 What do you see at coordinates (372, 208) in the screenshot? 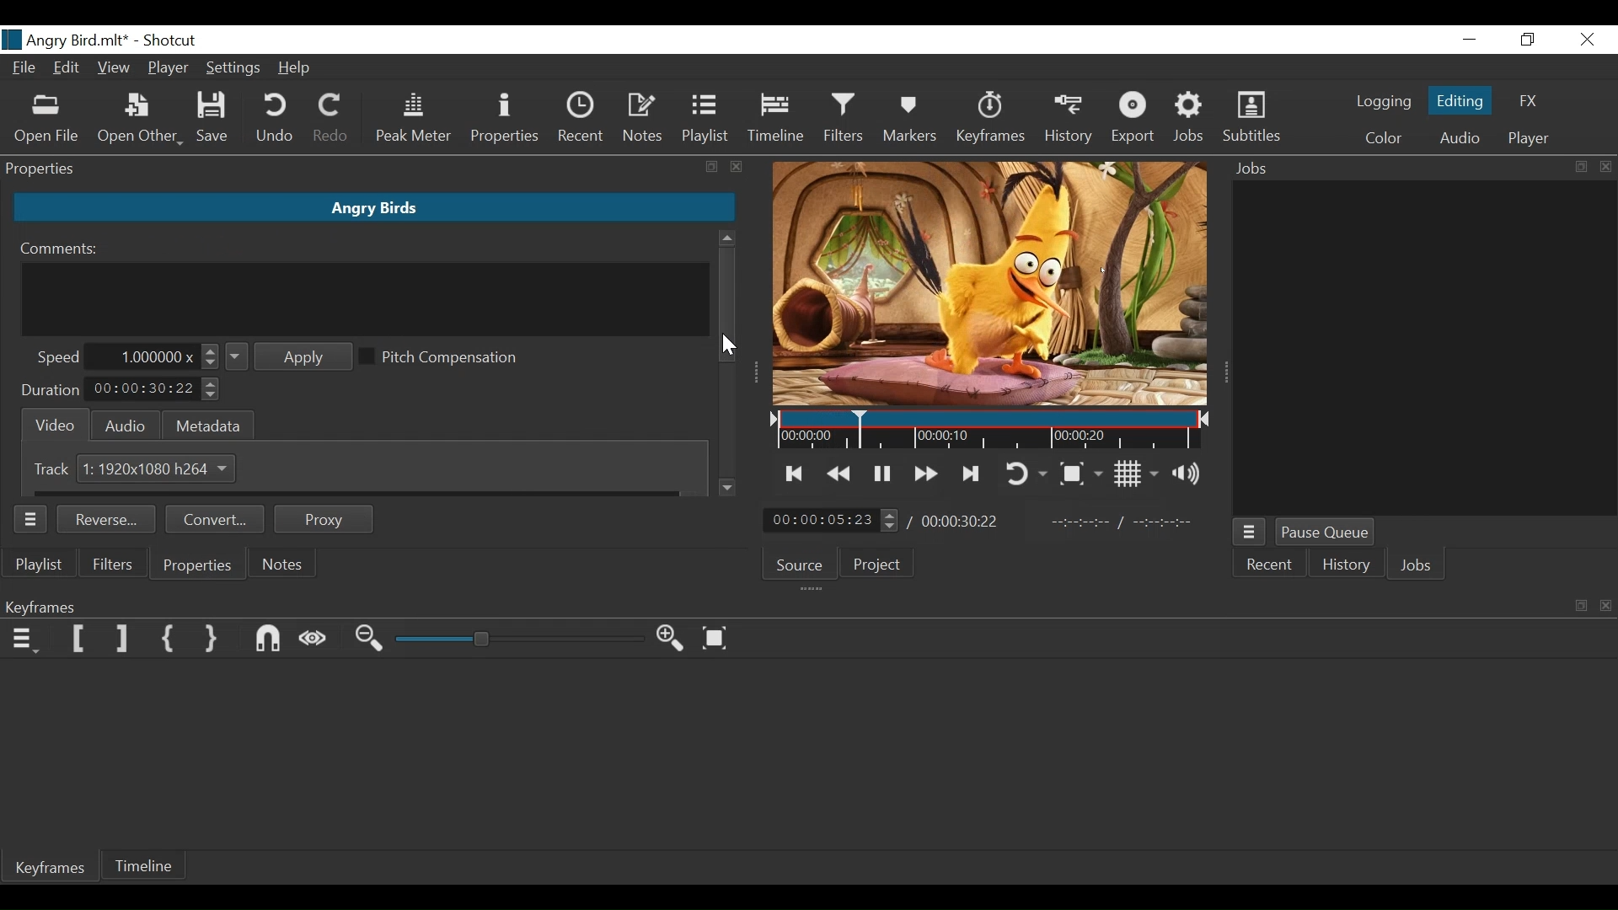
I see `Clip Name` at bounding box center [372, 208].